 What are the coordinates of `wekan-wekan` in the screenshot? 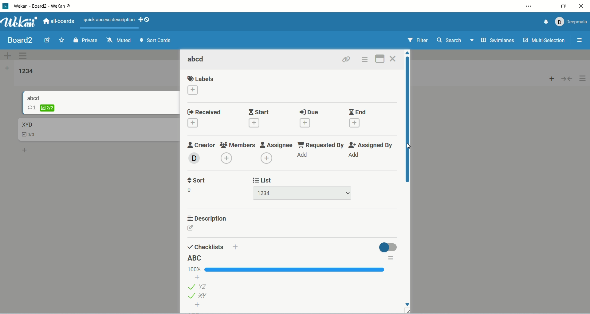 It's located at (42, 6).